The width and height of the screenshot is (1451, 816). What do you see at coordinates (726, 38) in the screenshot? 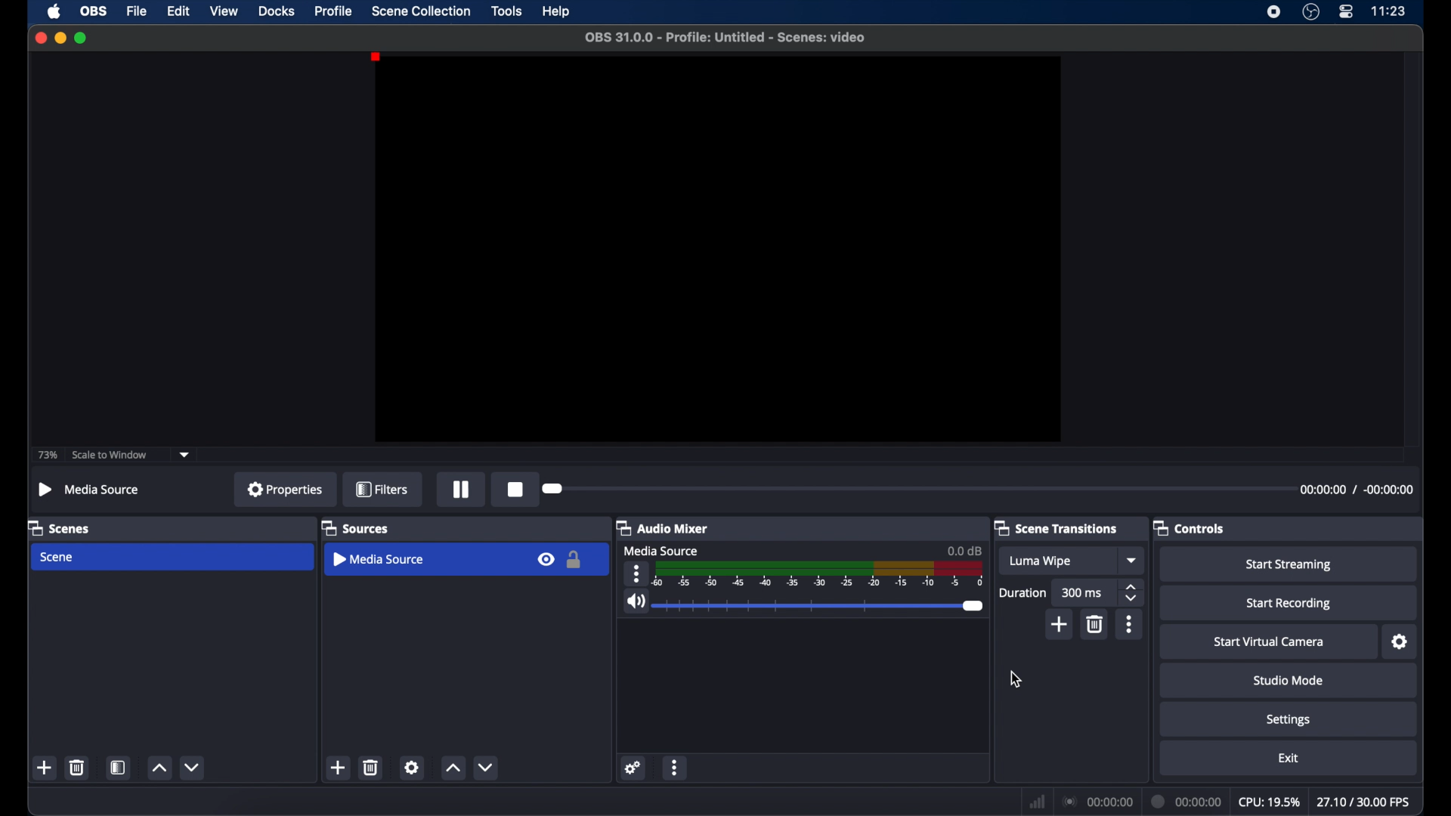
I see `file name` at bounding box center [726, 38].